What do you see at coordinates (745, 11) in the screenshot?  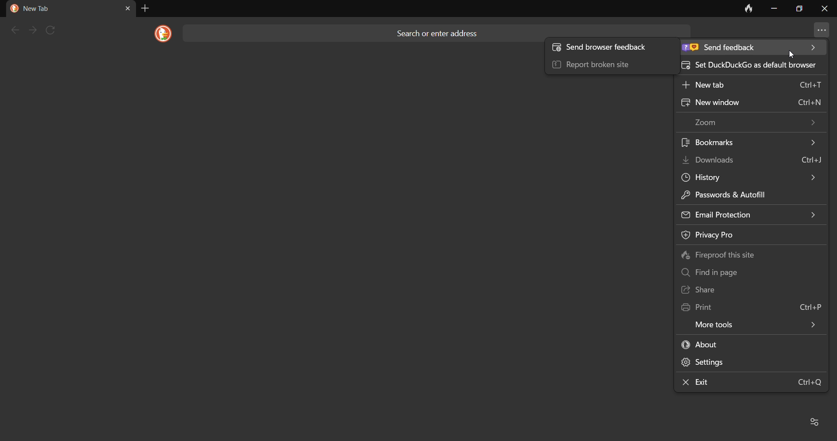 I see `clear data` at bounding box center [745, 11].